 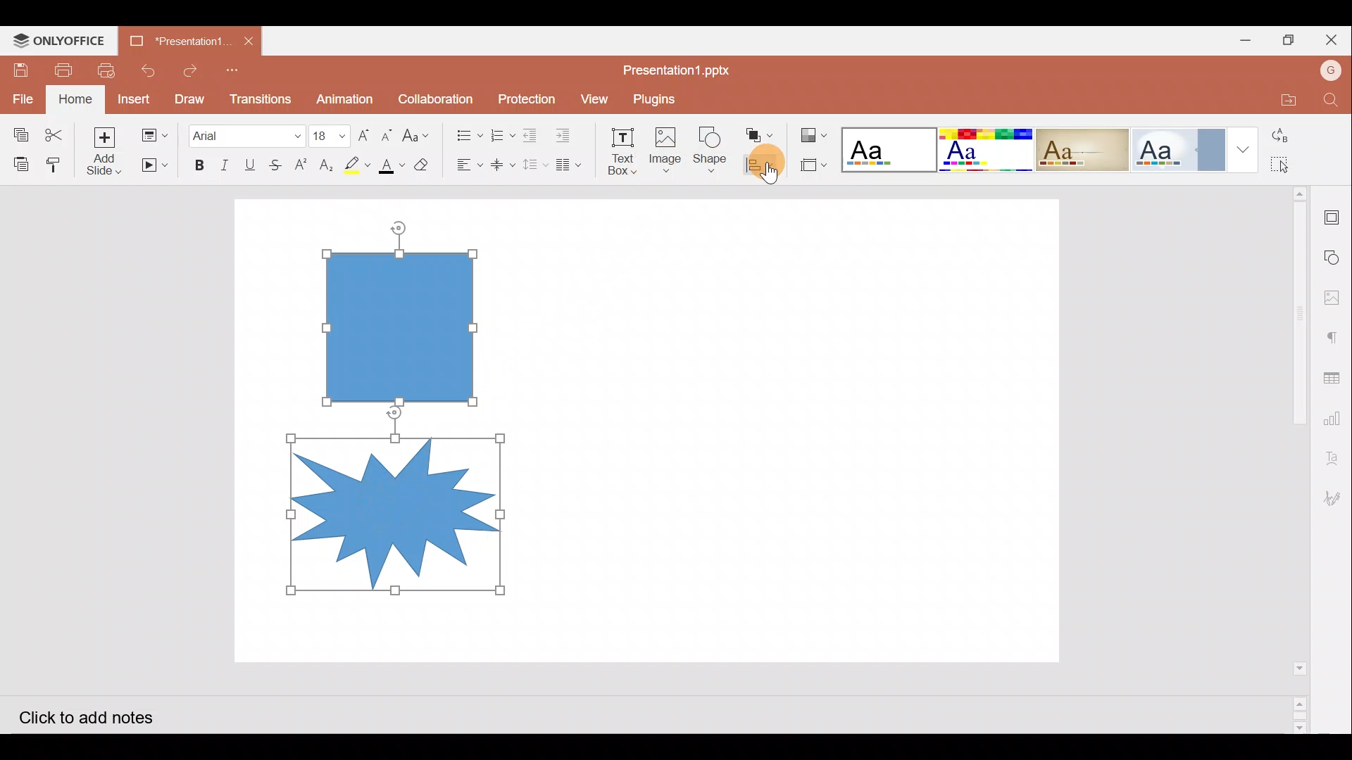 What do you see at coordinates (325, 162) in the screenshot?
I see `Subscript` at bounding box center [325, 162].